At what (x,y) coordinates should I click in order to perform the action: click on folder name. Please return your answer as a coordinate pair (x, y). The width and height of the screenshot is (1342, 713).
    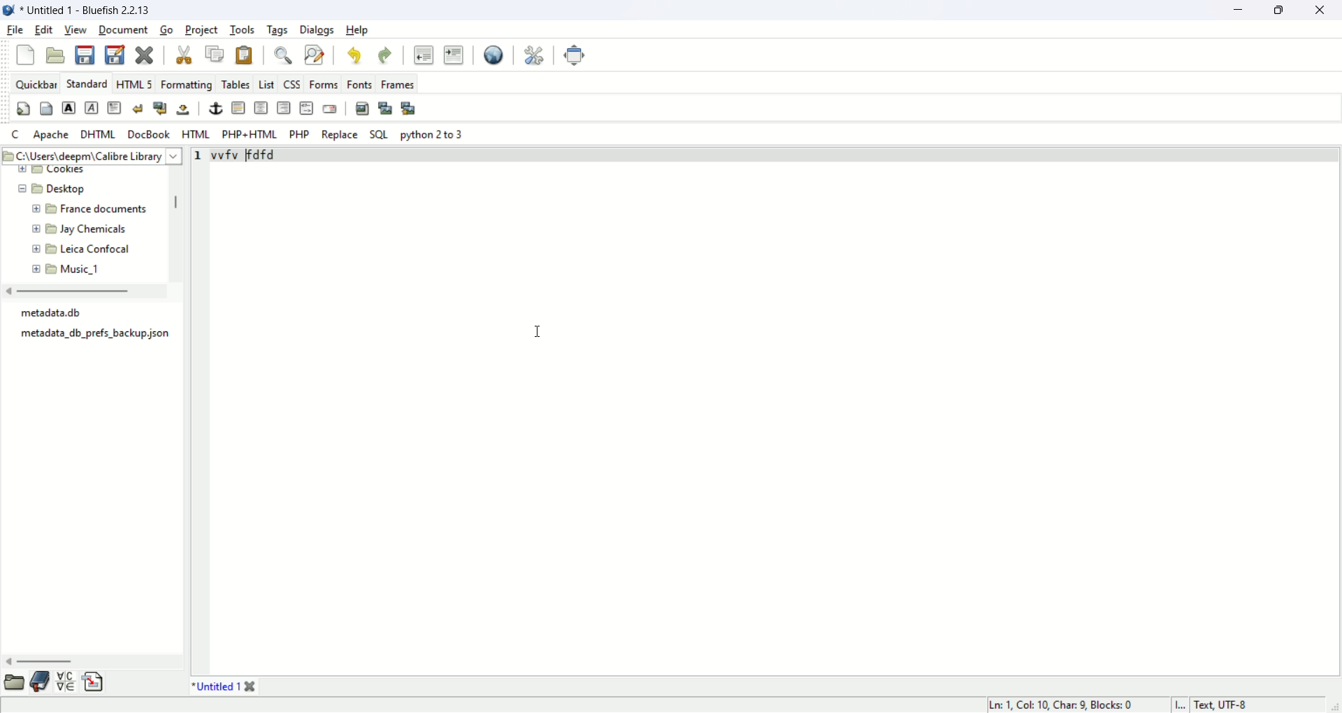
    Looking at the image, I should click on (92, 228).